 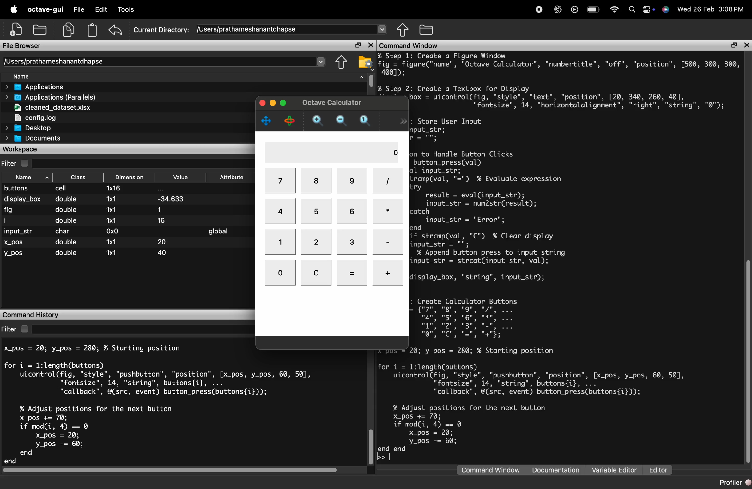 What do you see at coordinates (273, 103) in the screenshot?
I see `minimize` at bounding box center [273, 103].